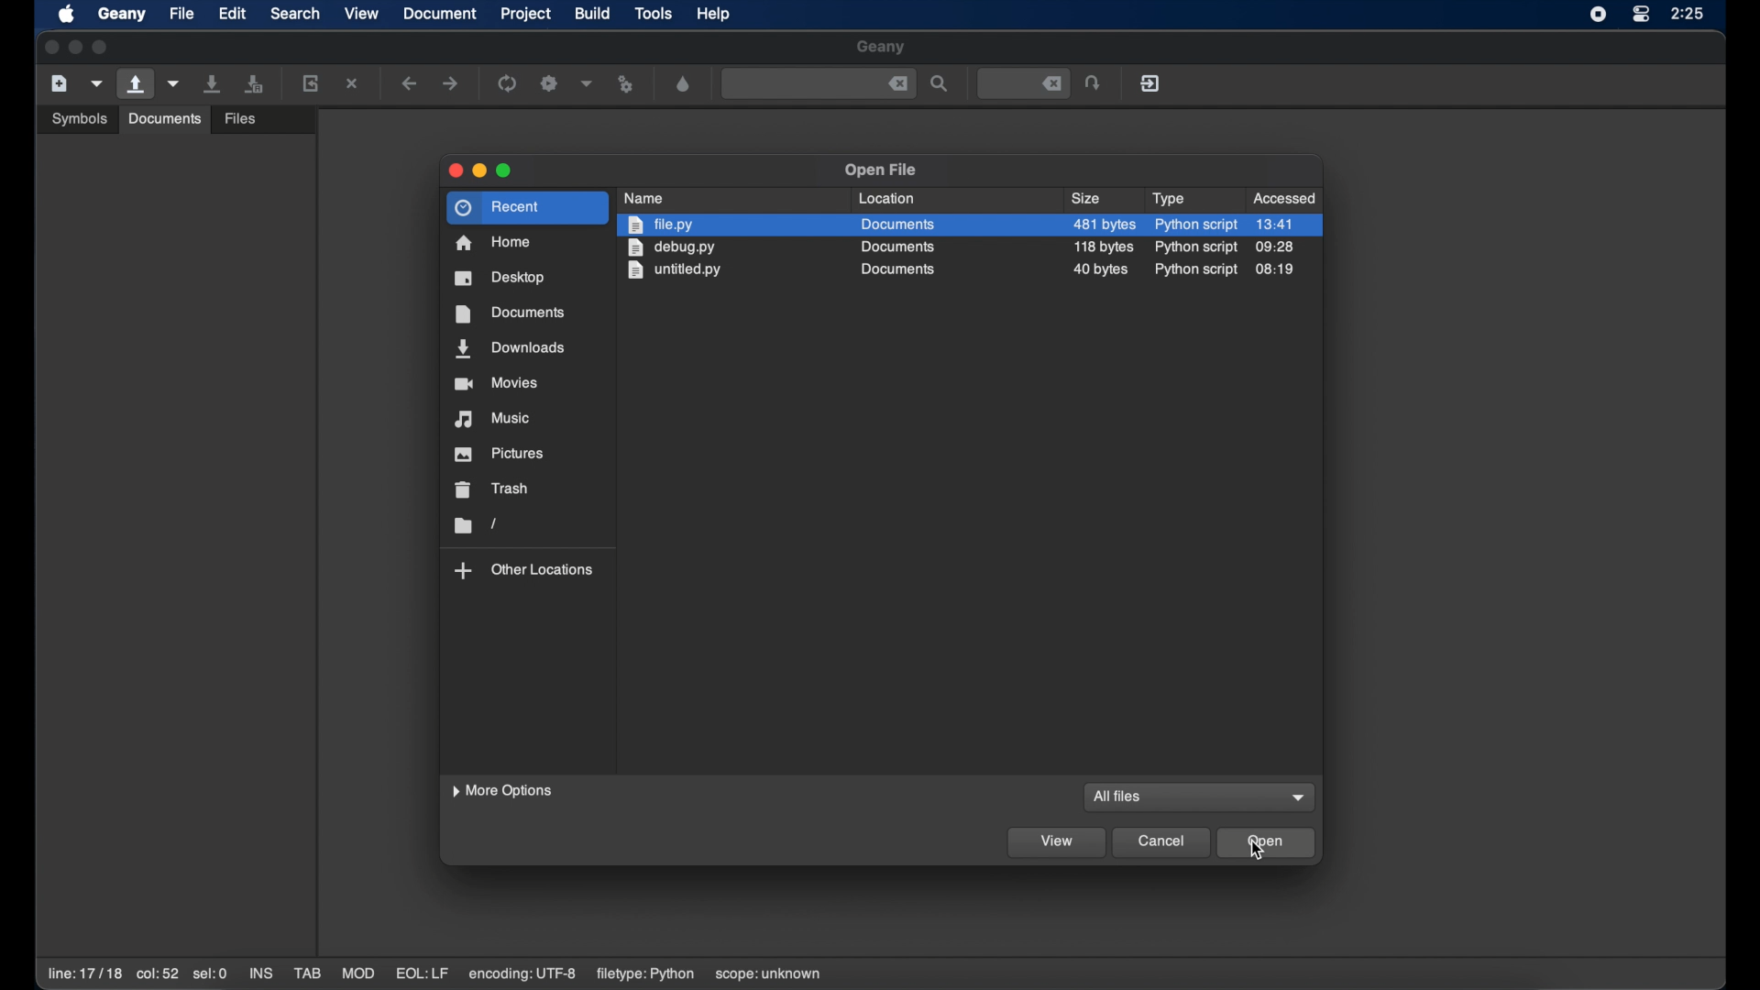  I want to click on project, so click(527, 14).